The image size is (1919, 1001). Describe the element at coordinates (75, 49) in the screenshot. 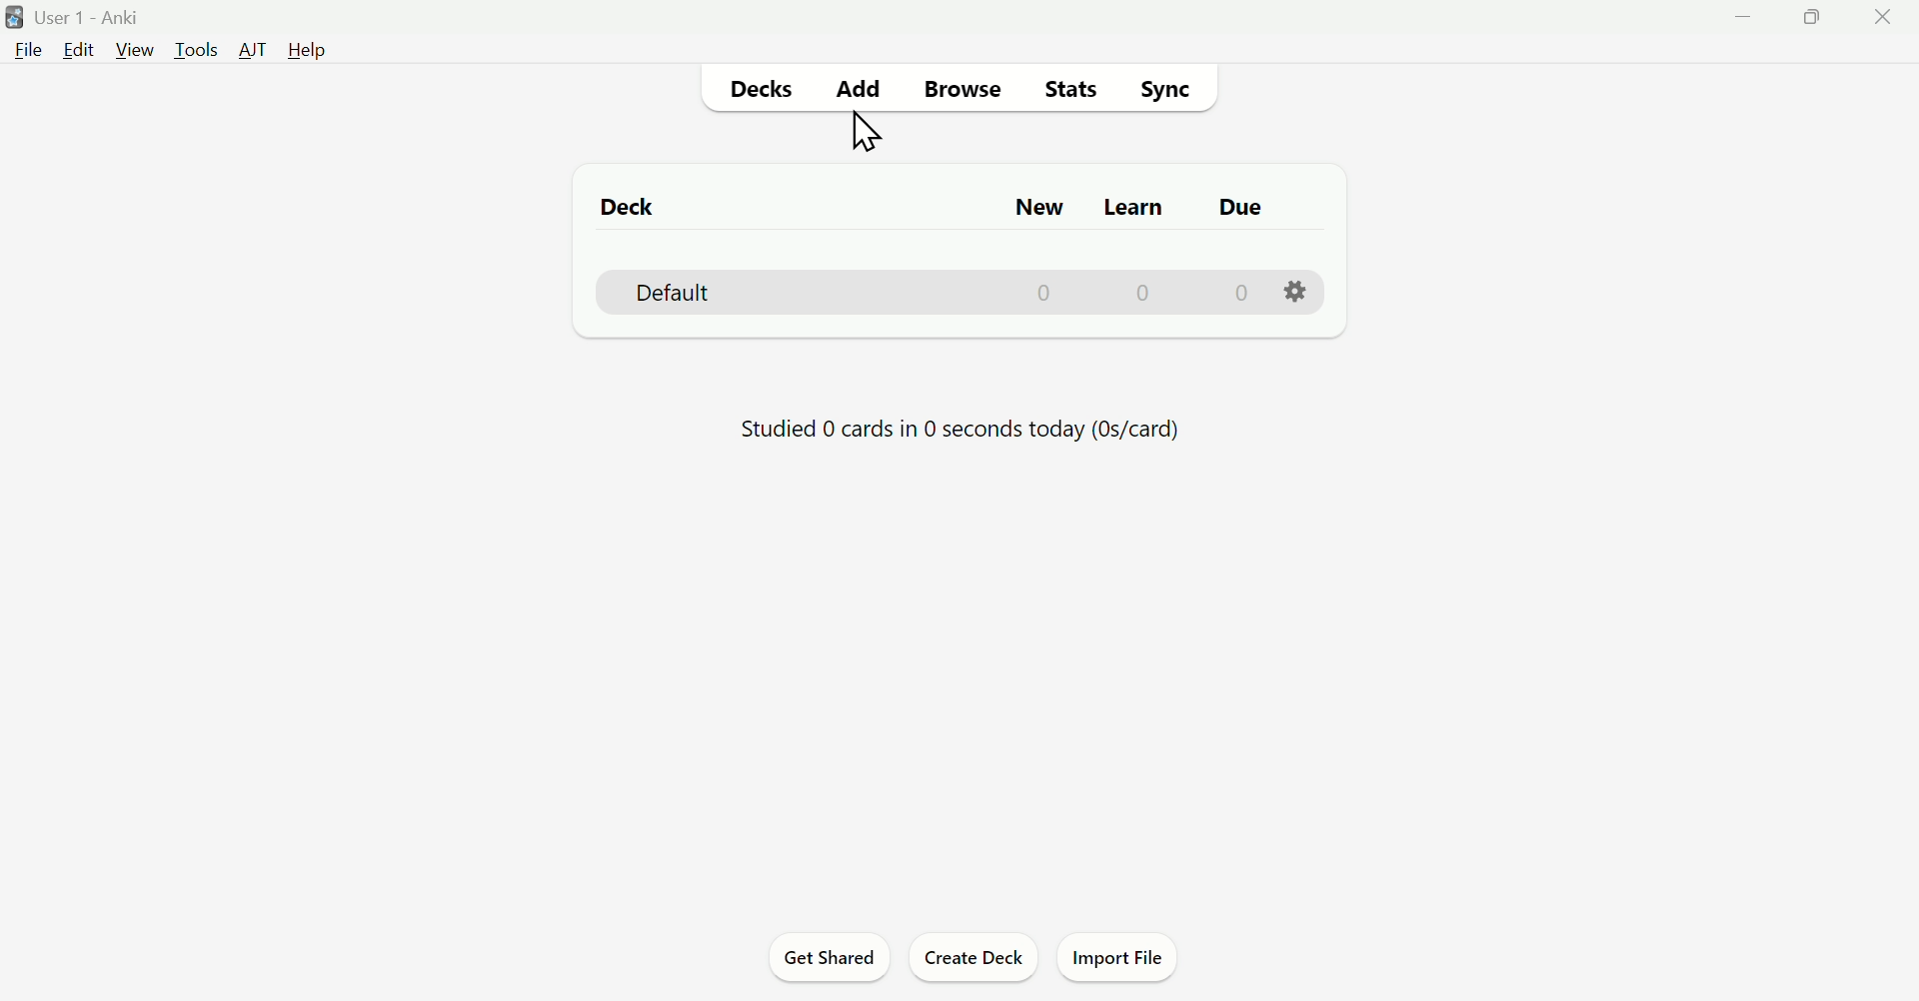

I see `Edit` at that location.